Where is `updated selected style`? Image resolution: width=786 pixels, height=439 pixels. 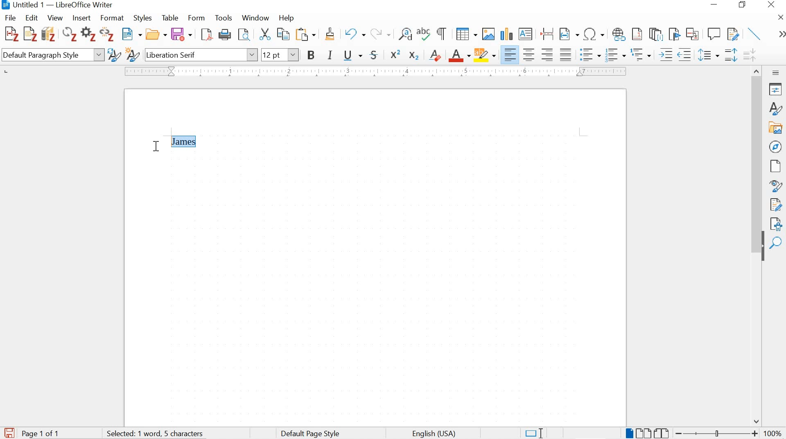
updated selected style is located at coordinates (113, 55).